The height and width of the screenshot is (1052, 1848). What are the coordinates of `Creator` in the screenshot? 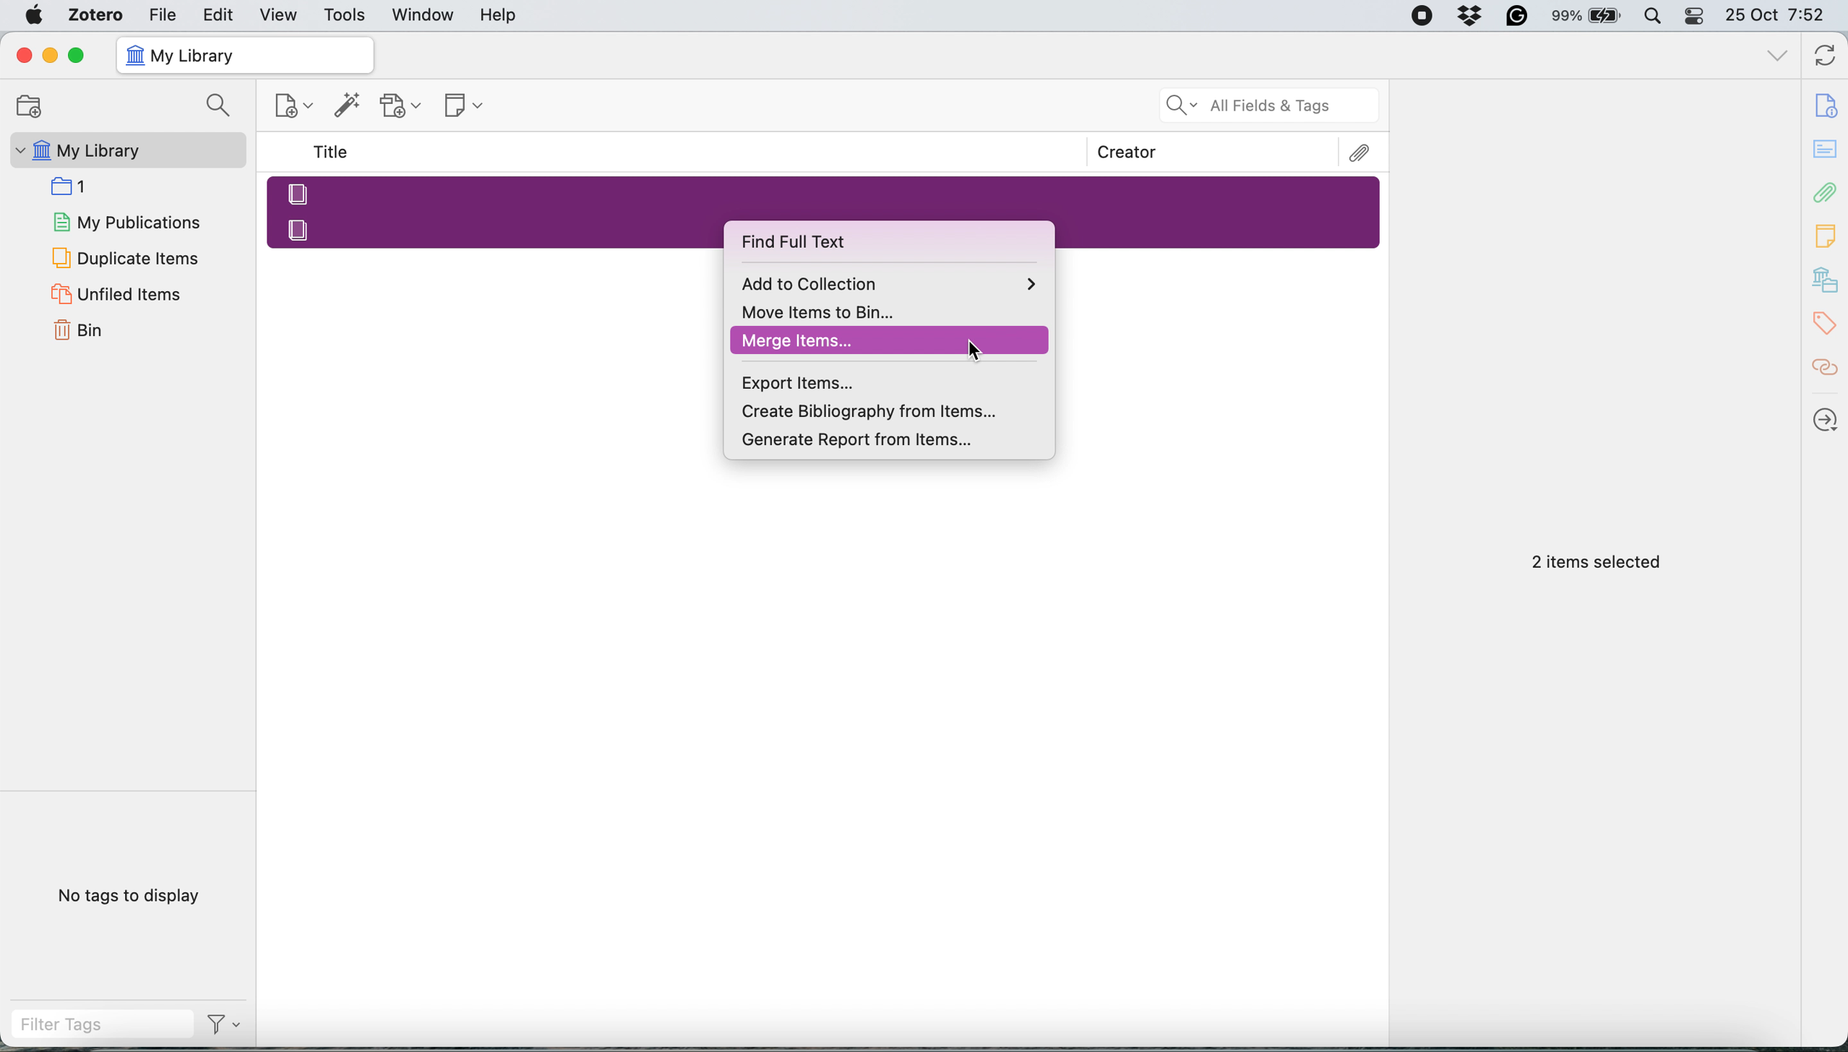 It's located at (1127, 152).